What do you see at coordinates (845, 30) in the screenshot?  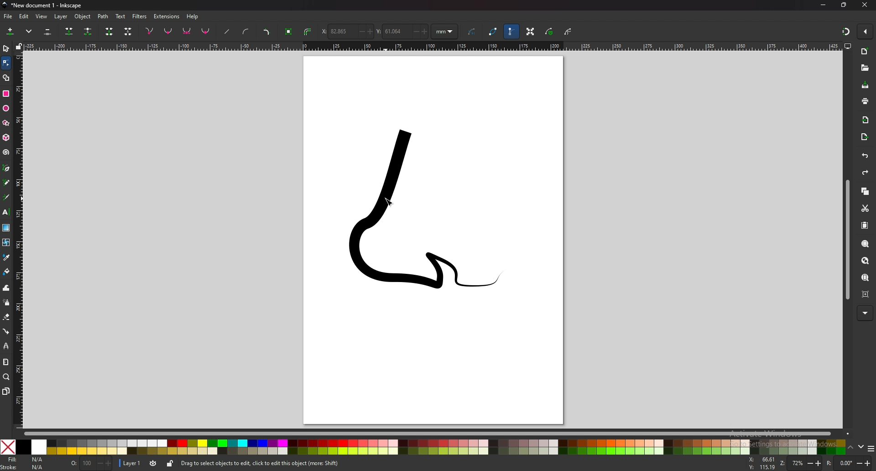 I see `snapping` at bounding box center [845, 30].